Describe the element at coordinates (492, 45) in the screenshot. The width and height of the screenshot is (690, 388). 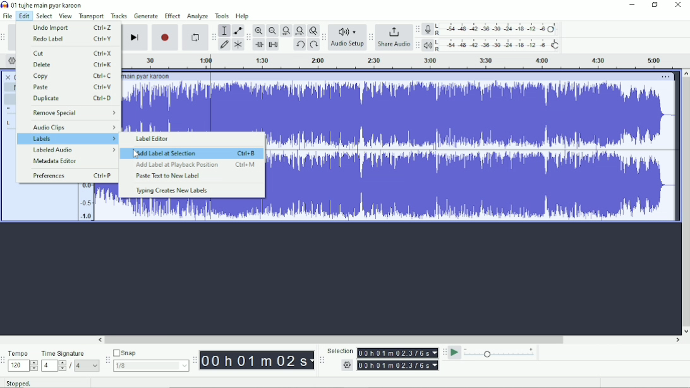
I see `Playback meter` at that location.